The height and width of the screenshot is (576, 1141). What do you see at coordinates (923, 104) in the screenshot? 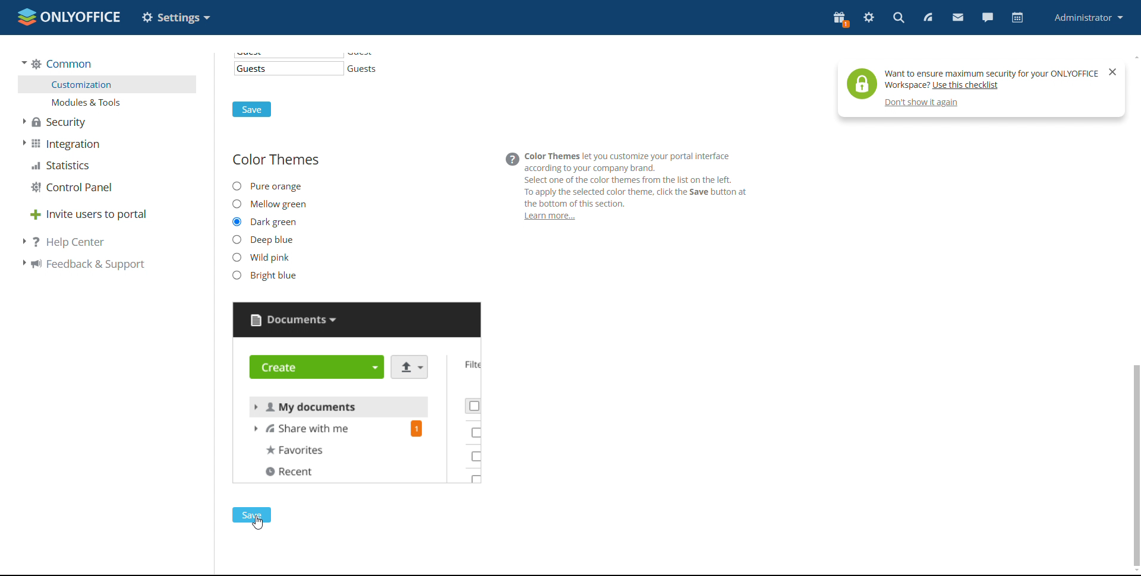
I see `don't show again` at bounding box center [923, 104].